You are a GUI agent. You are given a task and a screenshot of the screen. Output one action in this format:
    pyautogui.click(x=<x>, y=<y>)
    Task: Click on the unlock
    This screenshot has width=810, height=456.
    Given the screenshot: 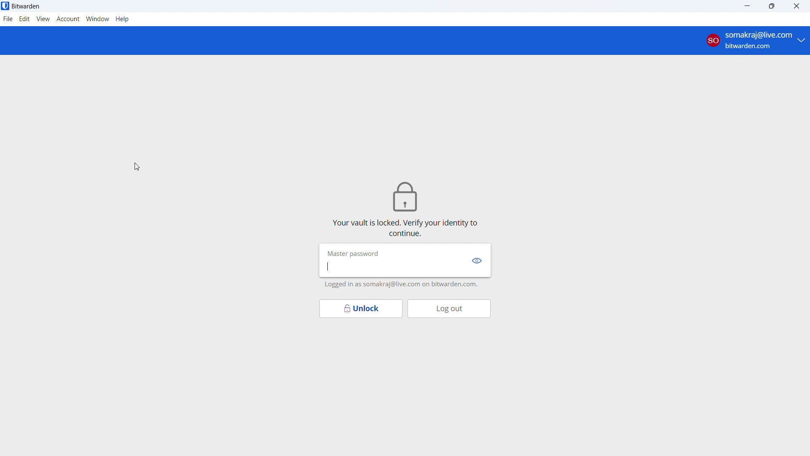 What is the action you would take?
    pyautogui.click(x=361, y=309)
    